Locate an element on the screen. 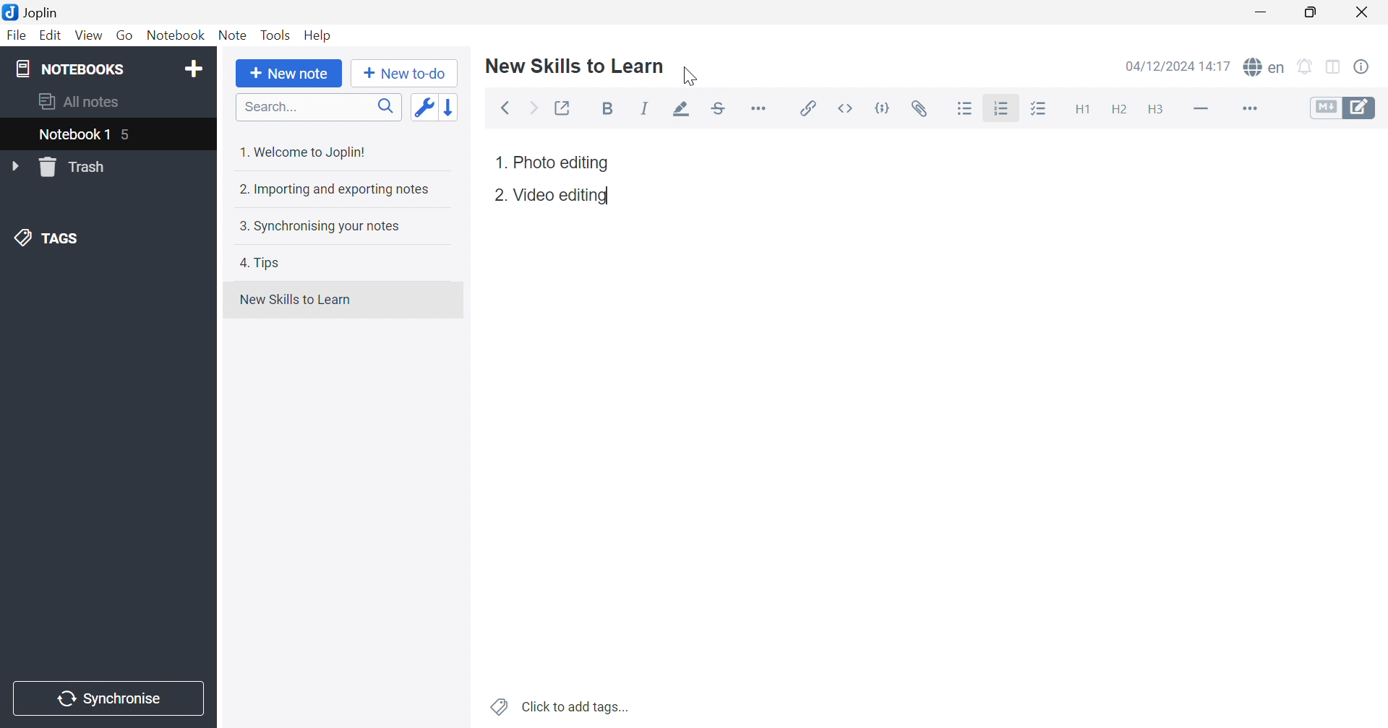  2. is located at coordinates (500, 196).